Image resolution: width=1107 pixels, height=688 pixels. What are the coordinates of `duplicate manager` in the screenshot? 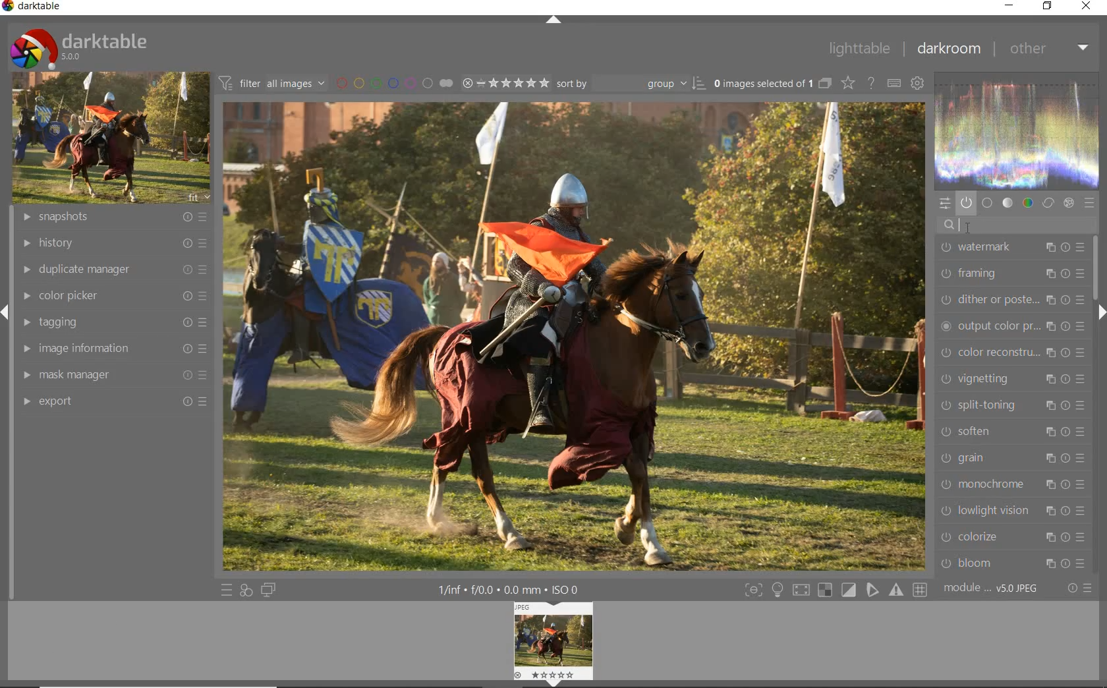 It's located at (114, 269).